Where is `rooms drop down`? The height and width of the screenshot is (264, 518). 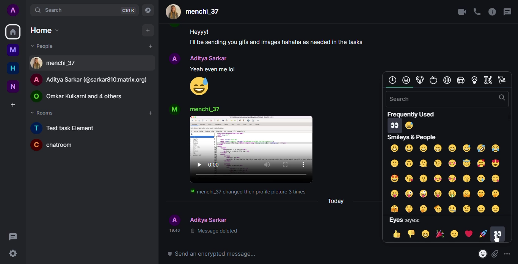
rooms drop down is located at coordinates (44, 113).